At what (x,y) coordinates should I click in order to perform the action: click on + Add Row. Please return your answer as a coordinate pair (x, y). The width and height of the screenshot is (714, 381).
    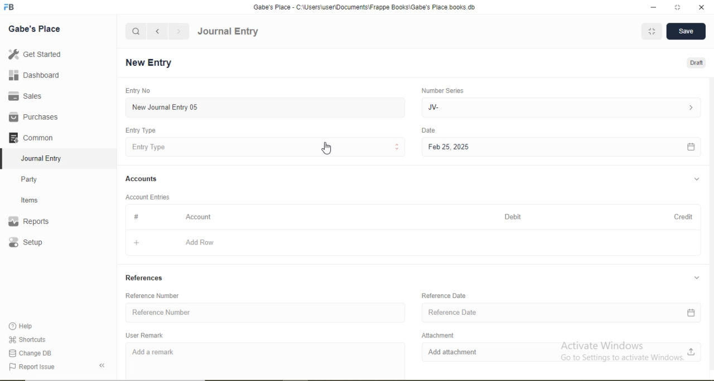
    Looking at the image, I should click on (412, 243).